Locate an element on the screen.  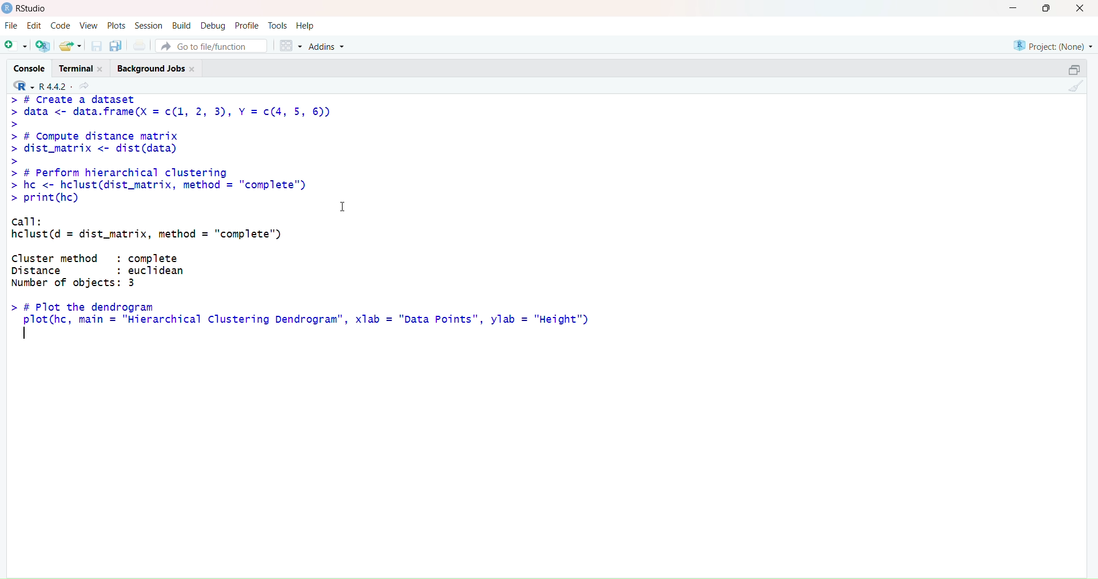
> # L(reatc a dataset

> data <- data.frame(X = c(1, 2, 3), Y =c(4, 5, 6))

>

> # Compute distance matrix

> dist_matrix <- dist(data)

>

> # Perform hierarchical clustering

> hc <- hclust(dist_matrix, method = "complete")

> print(hc) I

call:

hclust(d = dist_matrix, method = "complete")

Cluster method : complete

Distance : euclidean

Number of objects: 3

> # Plot the dendrogram
plot(hc, main = "Hierarchical Clustering Dendrogram”, xlab = "Data Points", ylab = "Height")
| is located at coordinates (309, 228).